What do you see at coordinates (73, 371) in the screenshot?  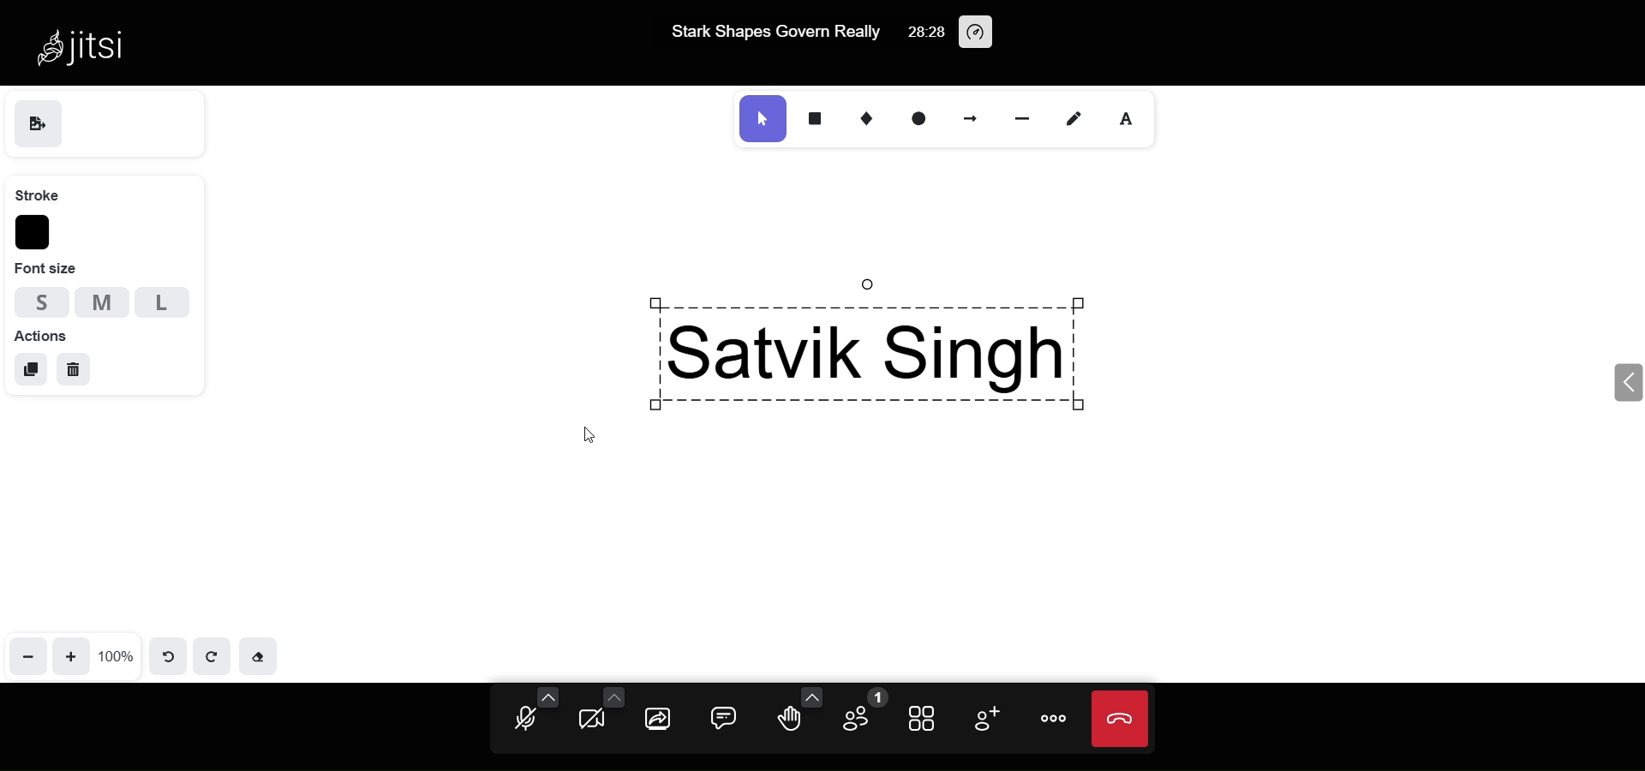 I see `delete` at bounding box center [73, 371].